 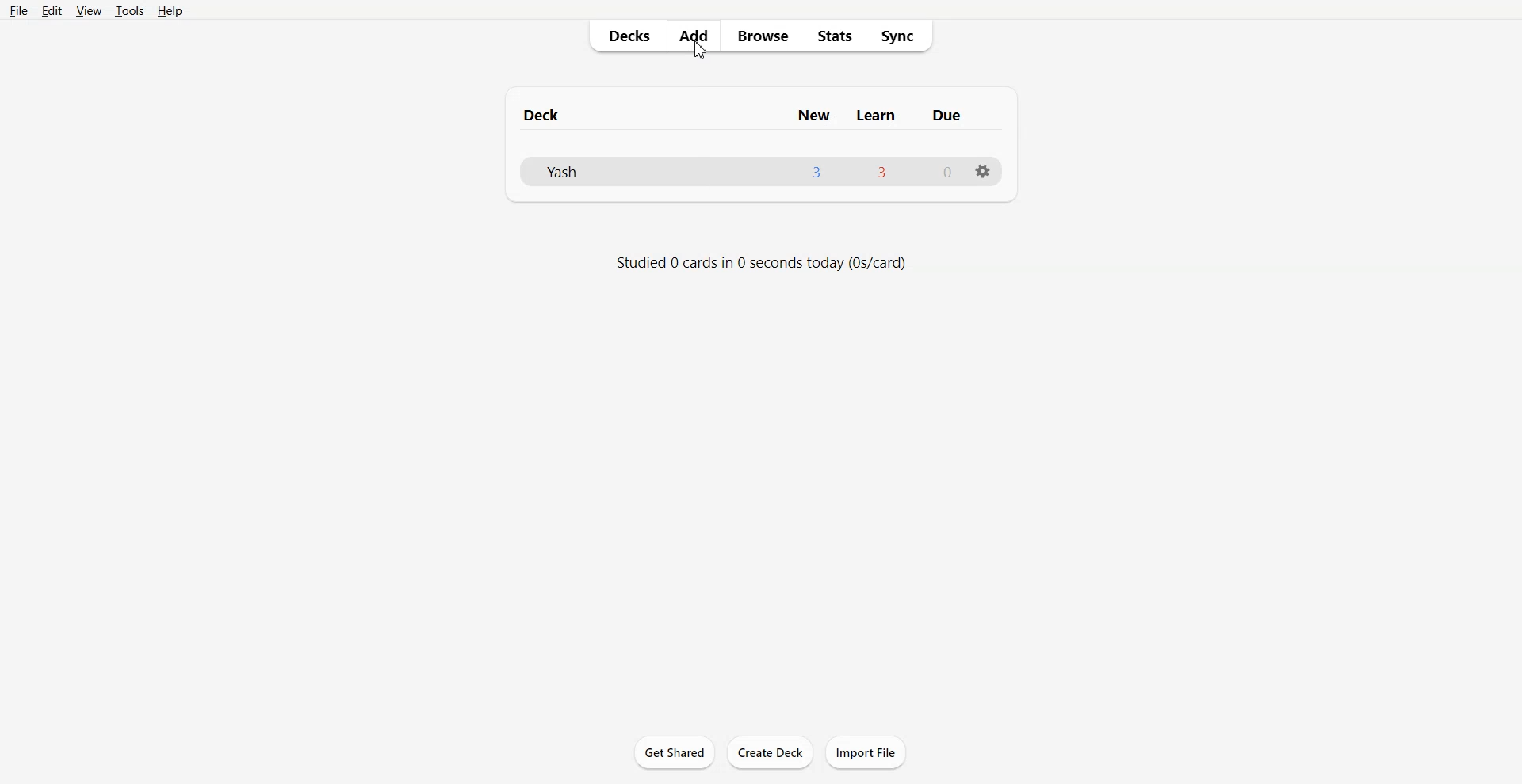 What do you see at coordinates (820, 172) in the screenshot?
I see `3` at bounding box center [820, 172].